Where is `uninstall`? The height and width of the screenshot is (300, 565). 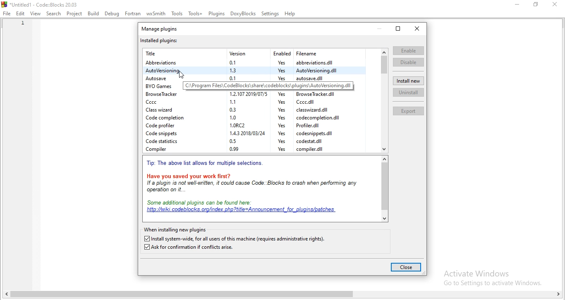
uninstall is located at coordinates (407, 93).